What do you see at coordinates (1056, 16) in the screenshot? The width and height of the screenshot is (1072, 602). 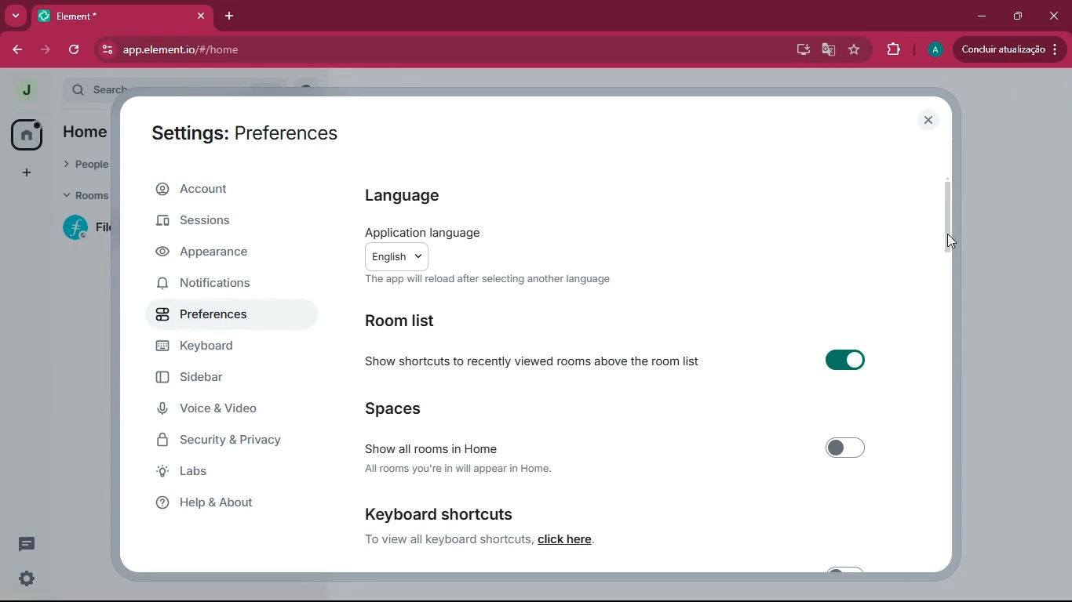 I see `close` at bounding box center [1056, 16].